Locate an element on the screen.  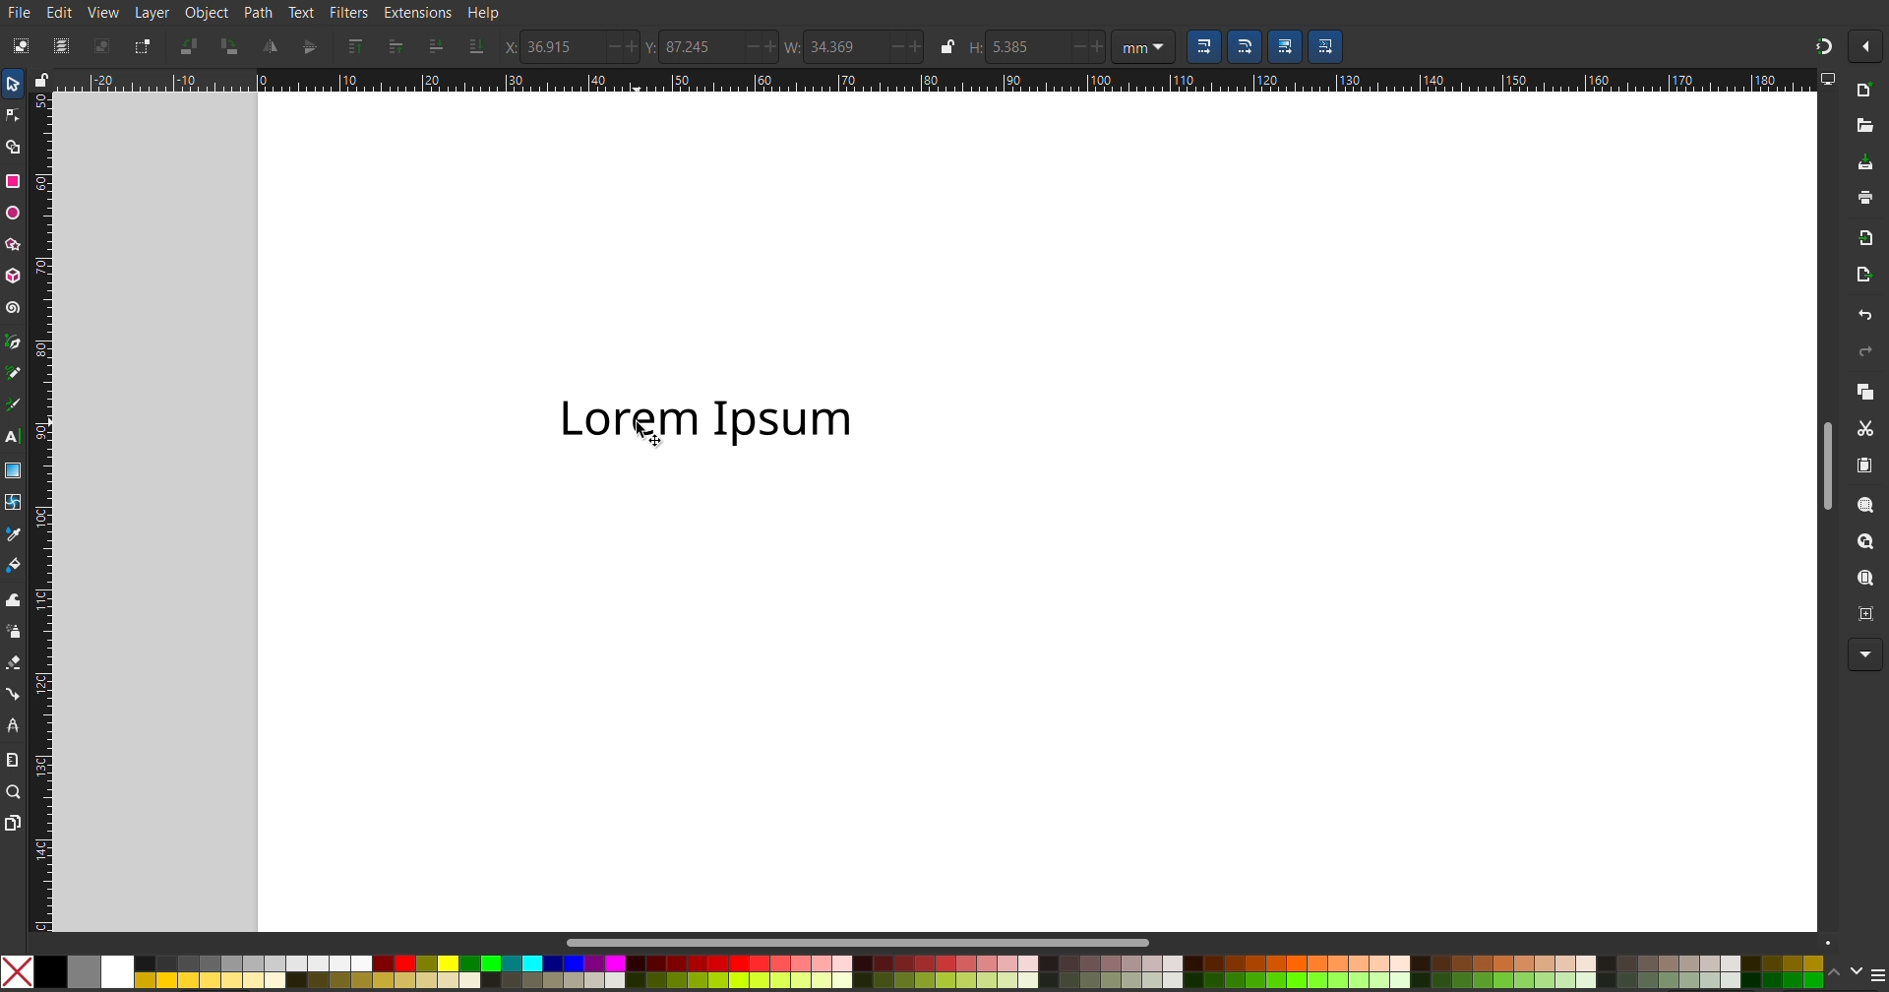
Scaling Objects Options is located at coordinates (1278, 46).